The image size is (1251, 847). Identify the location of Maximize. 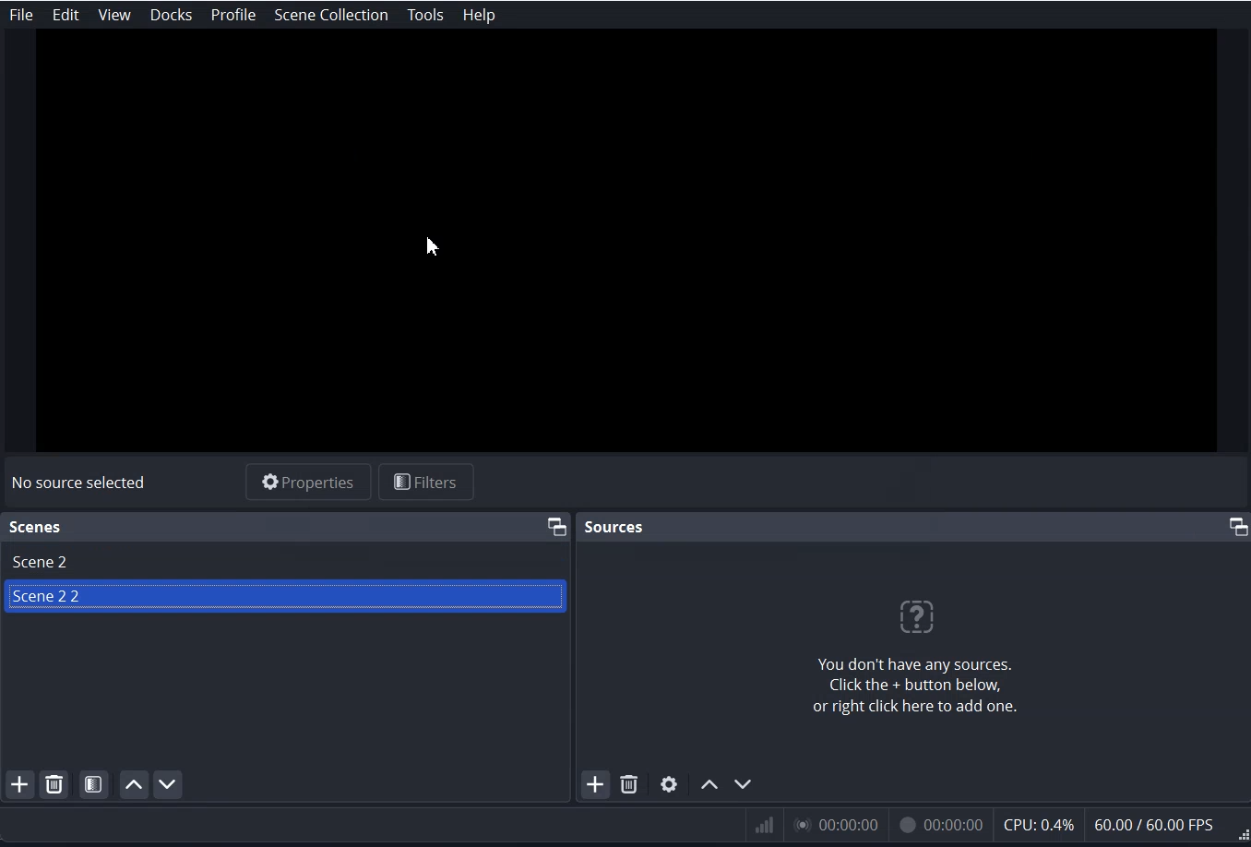
(1237, 527).